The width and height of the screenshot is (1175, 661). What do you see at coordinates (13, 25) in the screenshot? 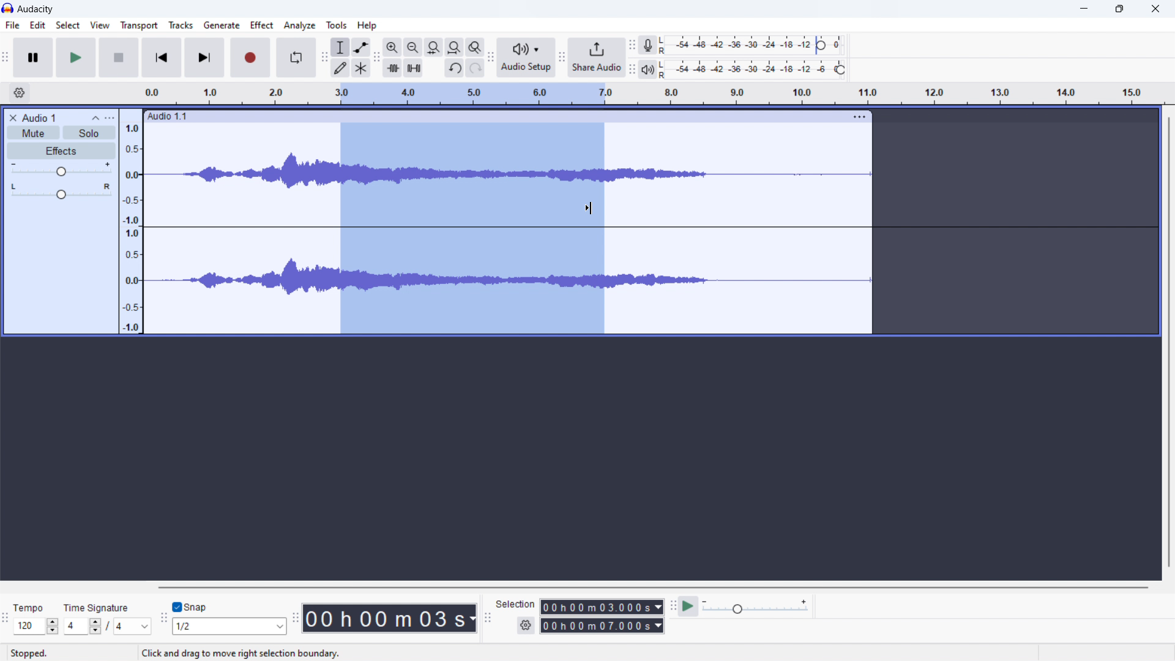
I see `file` at bounding box center [13, 25].